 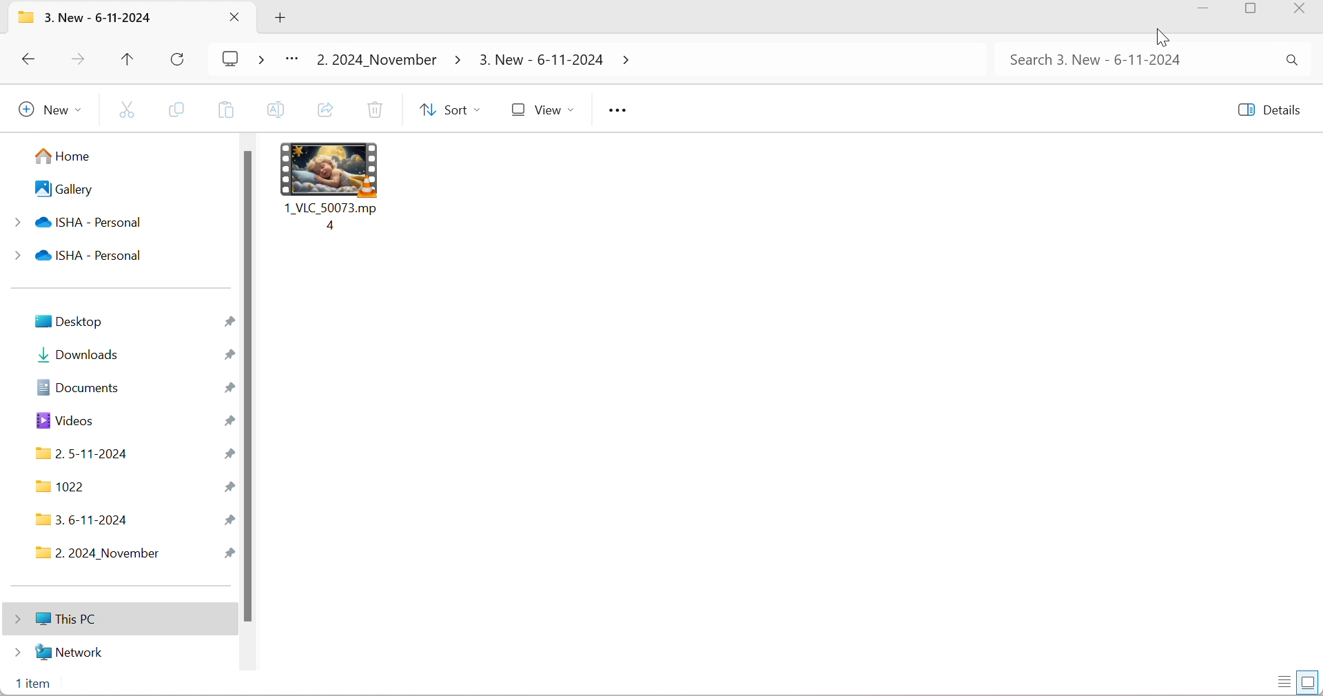 What do you see at coordinates (234, 17) in the screenshot?
I see `Close` at bounding box center [234, 17].